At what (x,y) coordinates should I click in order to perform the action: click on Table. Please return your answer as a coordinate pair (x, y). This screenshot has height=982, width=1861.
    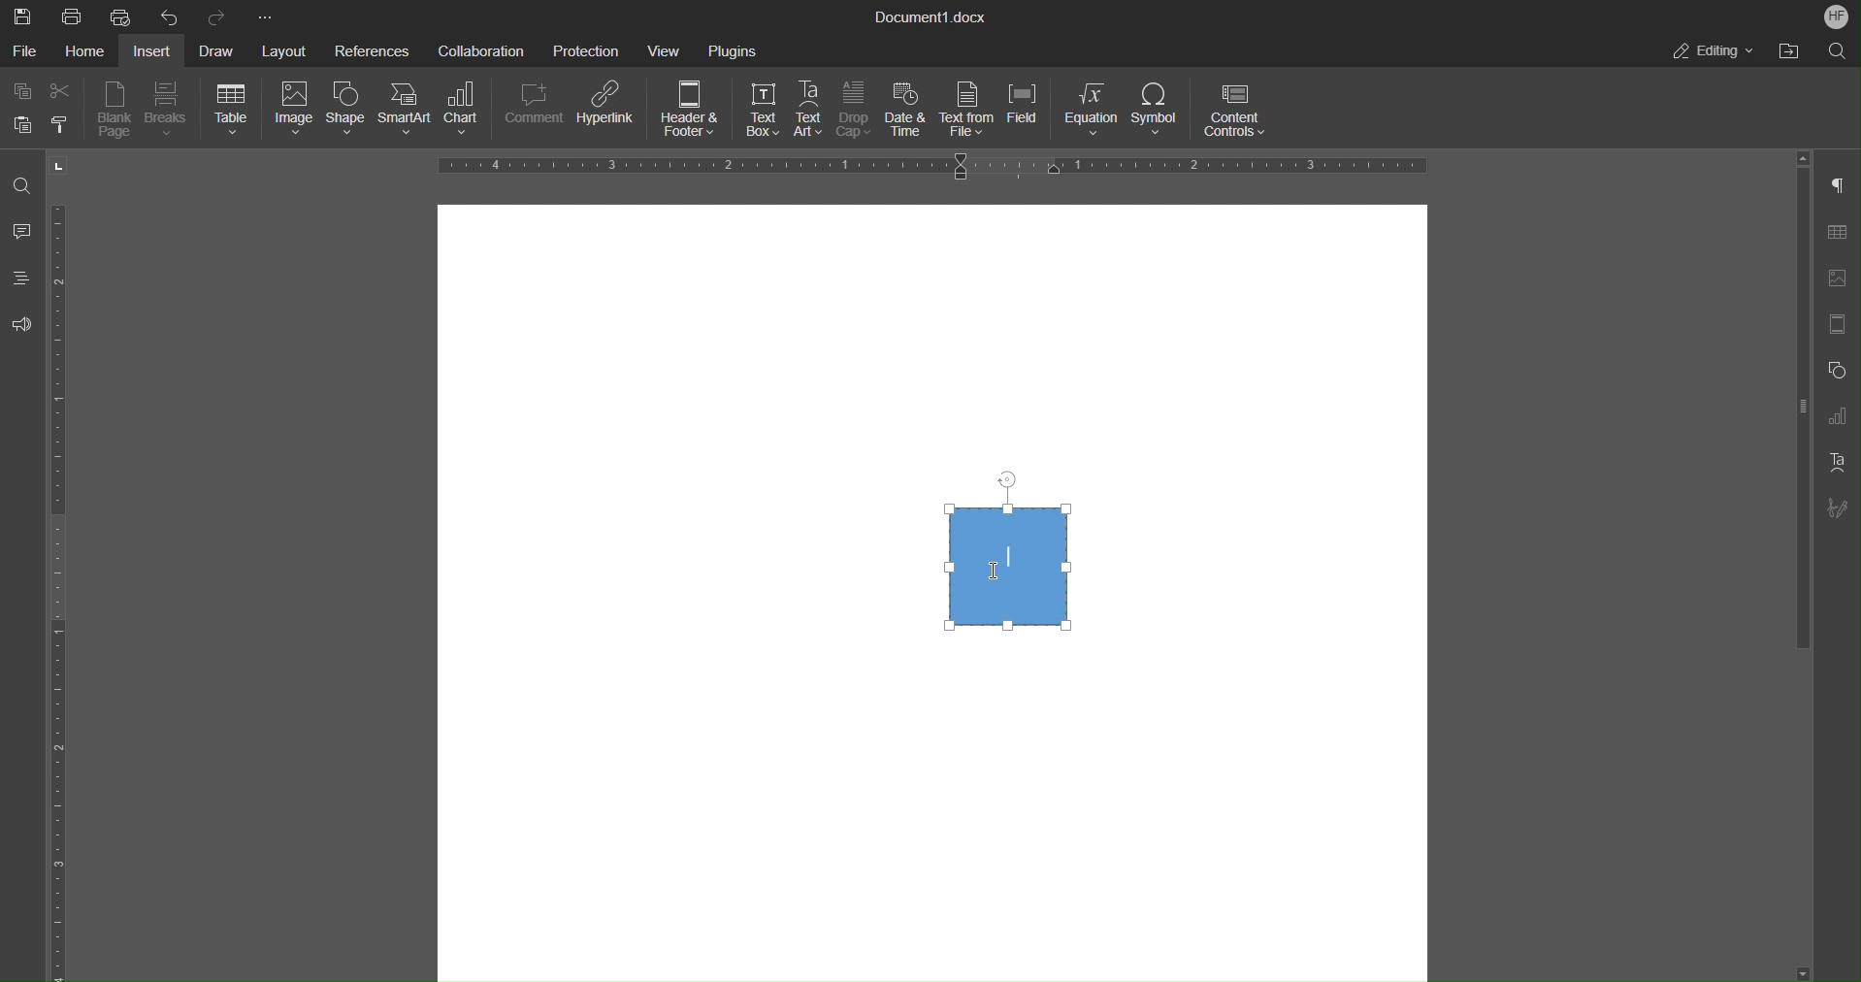
    Looking at the image, I should click on (231, 111).